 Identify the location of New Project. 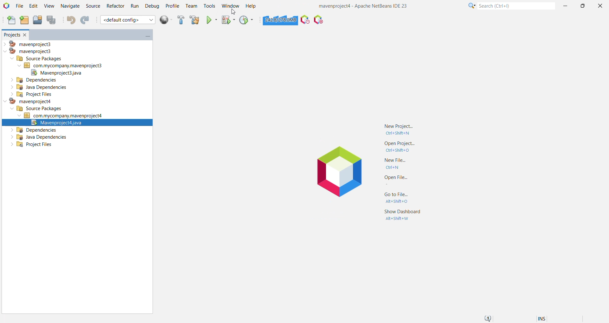
(402, 127).